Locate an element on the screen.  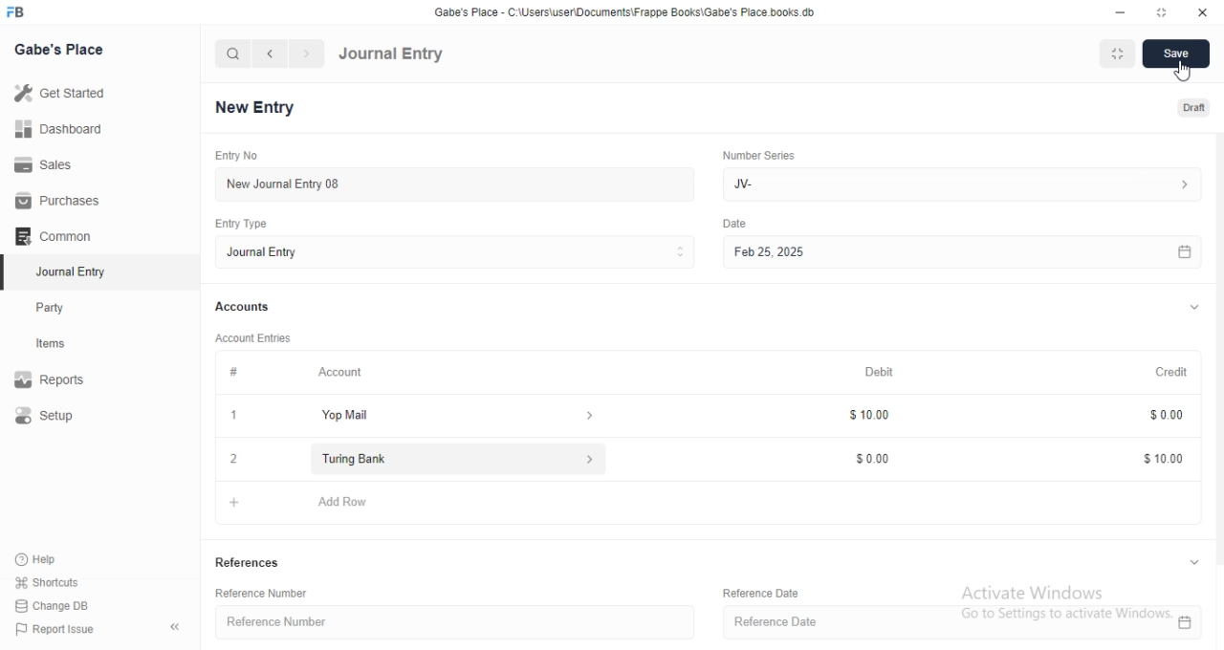
search is located at coordinates (233, 54).